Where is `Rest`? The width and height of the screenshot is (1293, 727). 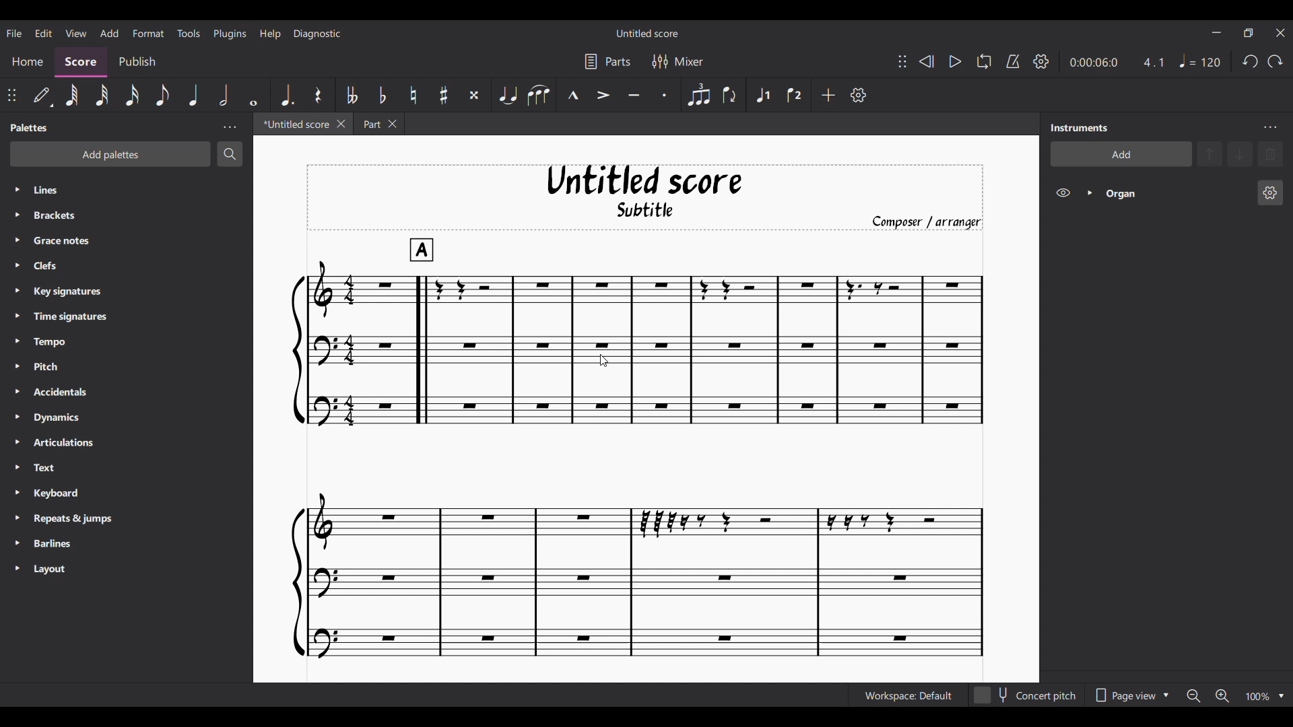 Rest is located at coordinates (318, 94).